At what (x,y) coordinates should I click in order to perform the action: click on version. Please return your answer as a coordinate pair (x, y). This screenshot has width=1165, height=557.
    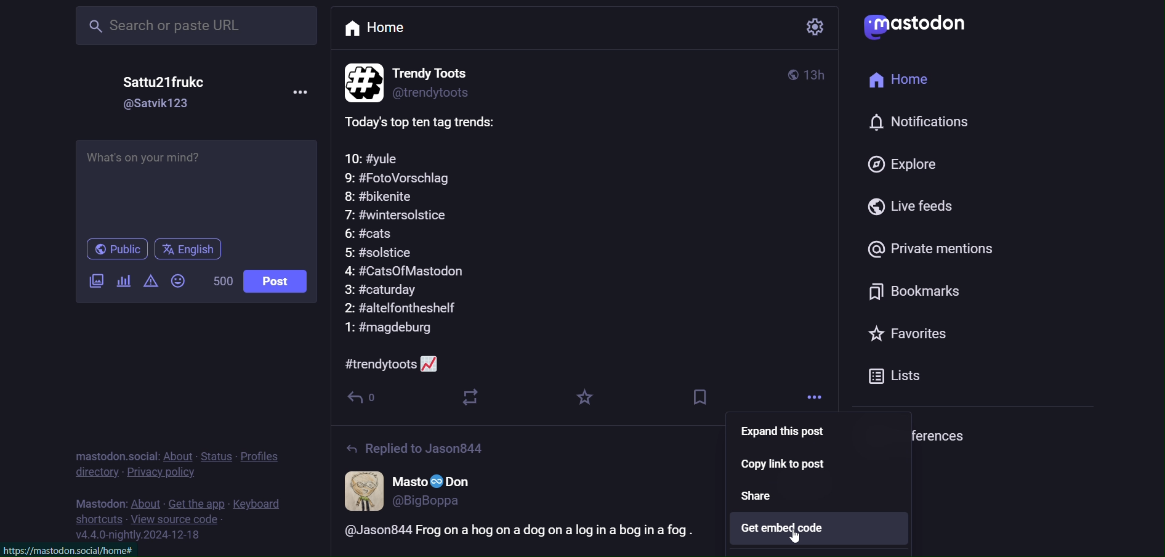
    Looking at the image, I should click on (141, 537).